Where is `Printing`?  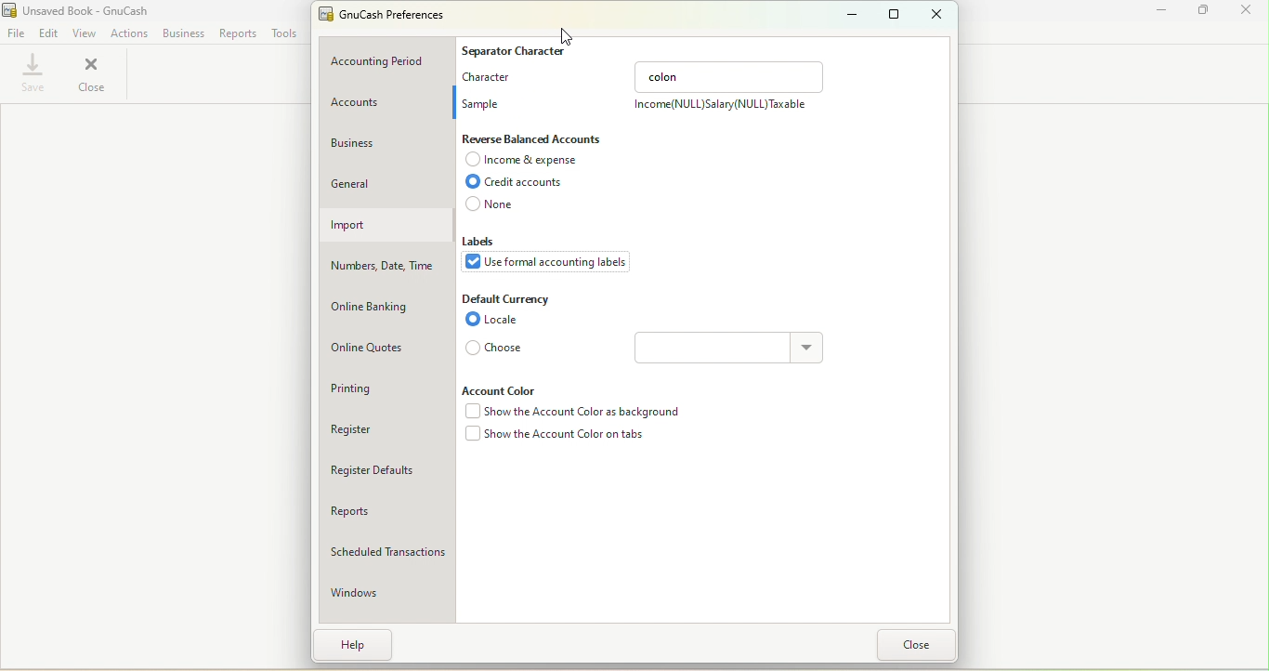 Printing is located at coordinates (380, 388).